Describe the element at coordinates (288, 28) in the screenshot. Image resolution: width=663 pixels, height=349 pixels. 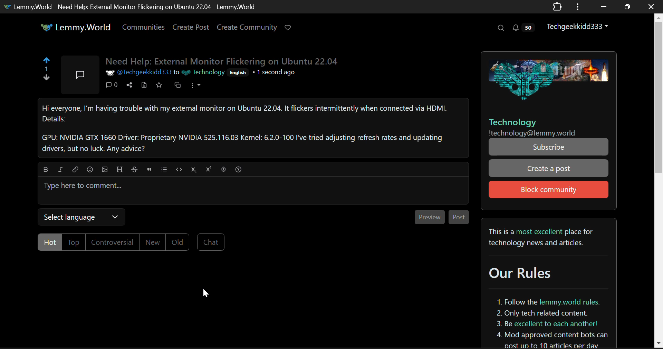
I see `Donate to Lemmy` at that location.